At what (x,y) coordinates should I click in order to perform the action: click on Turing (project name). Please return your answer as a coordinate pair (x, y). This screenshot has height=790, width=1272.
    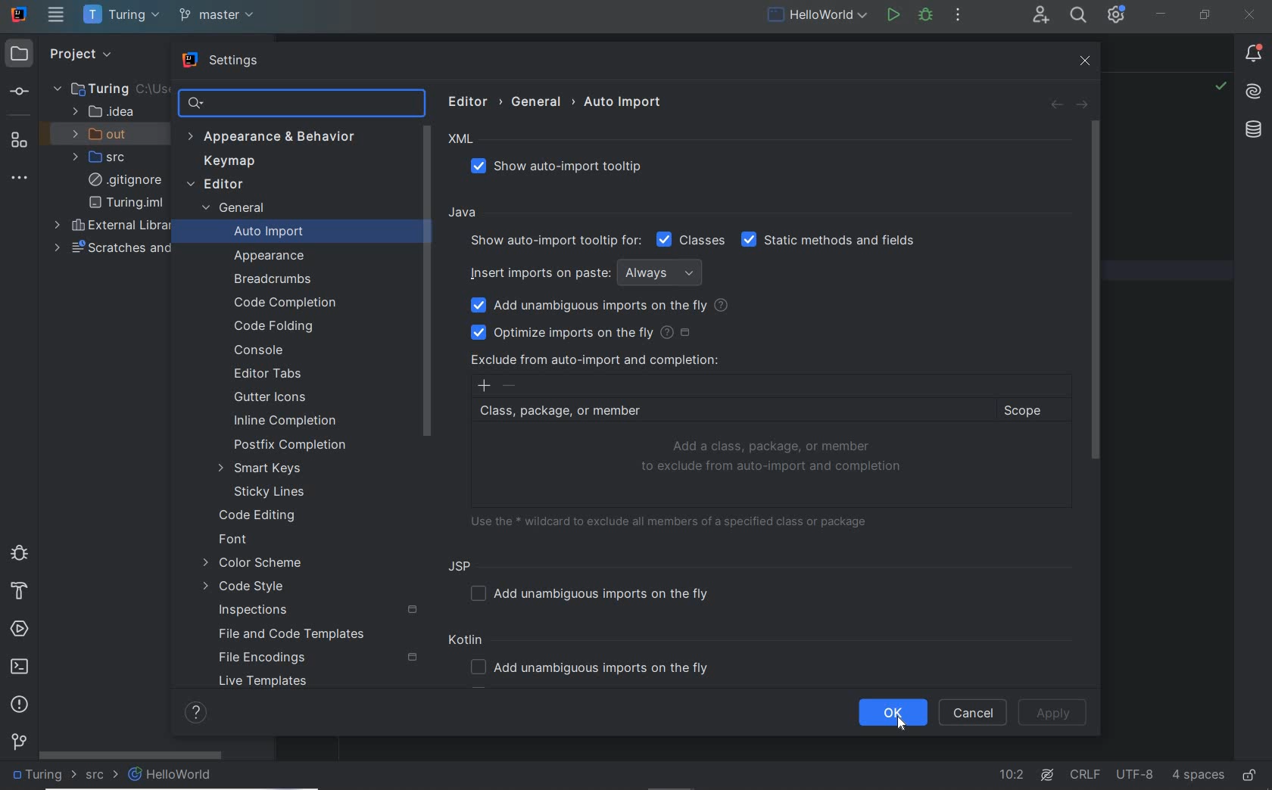
    Looking at the image, I should click on (44, 777).